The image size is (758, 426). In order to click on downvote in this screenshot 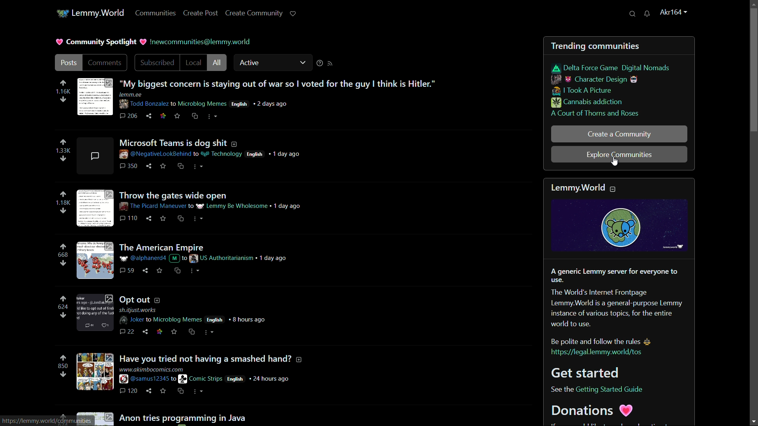, I will do `click(62, 101)`.